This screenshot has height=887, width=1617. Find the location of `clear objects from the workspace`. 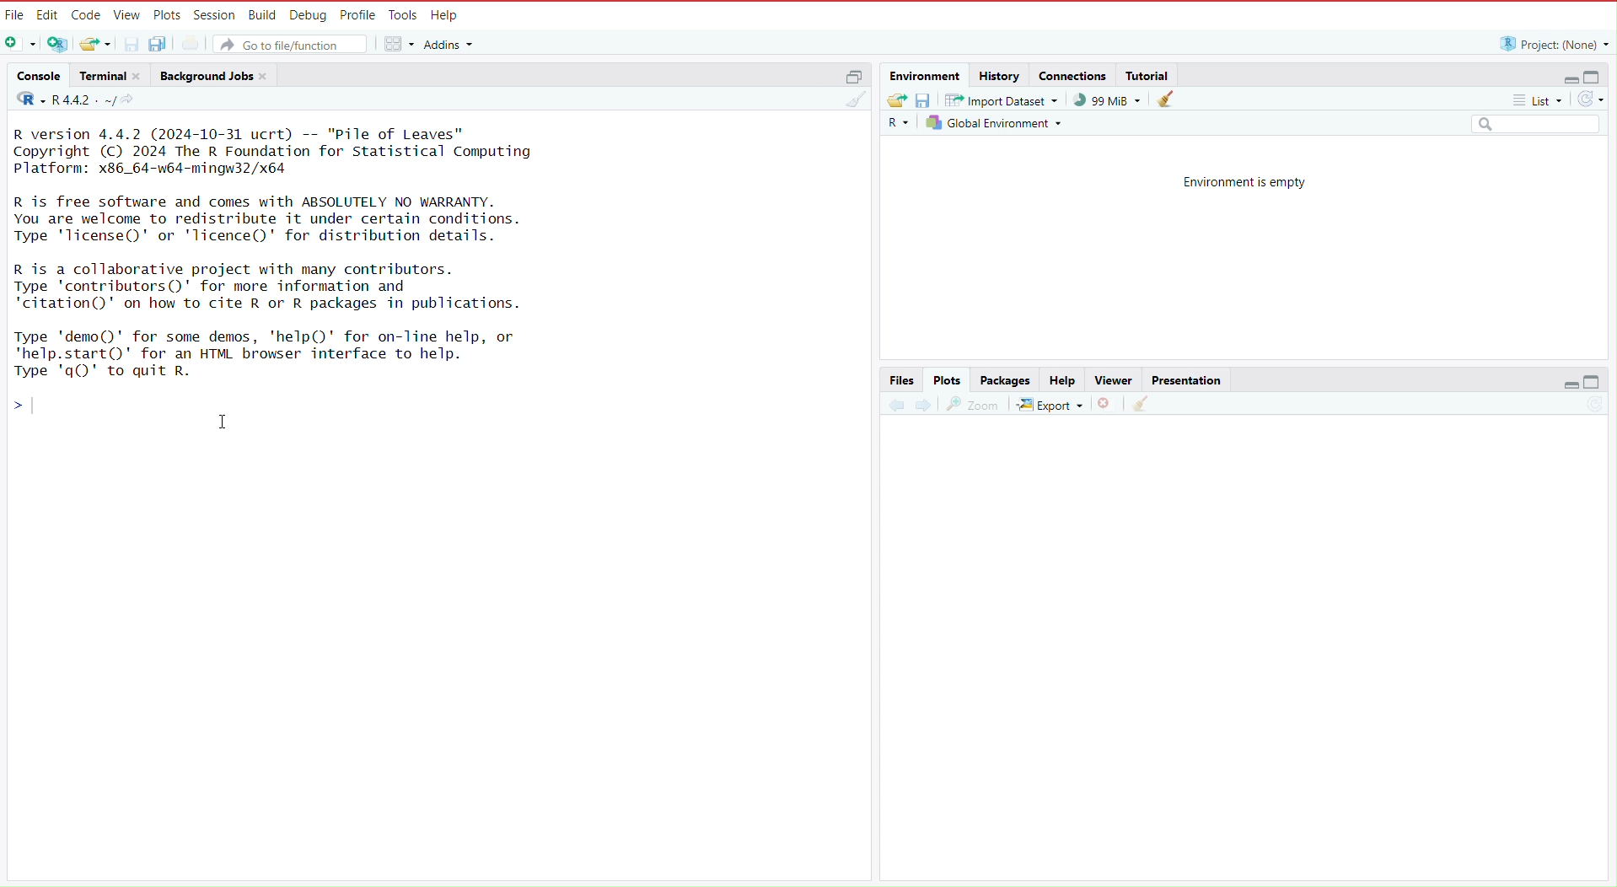

clear objects from the workspace is located at coordinates (1166, 99).